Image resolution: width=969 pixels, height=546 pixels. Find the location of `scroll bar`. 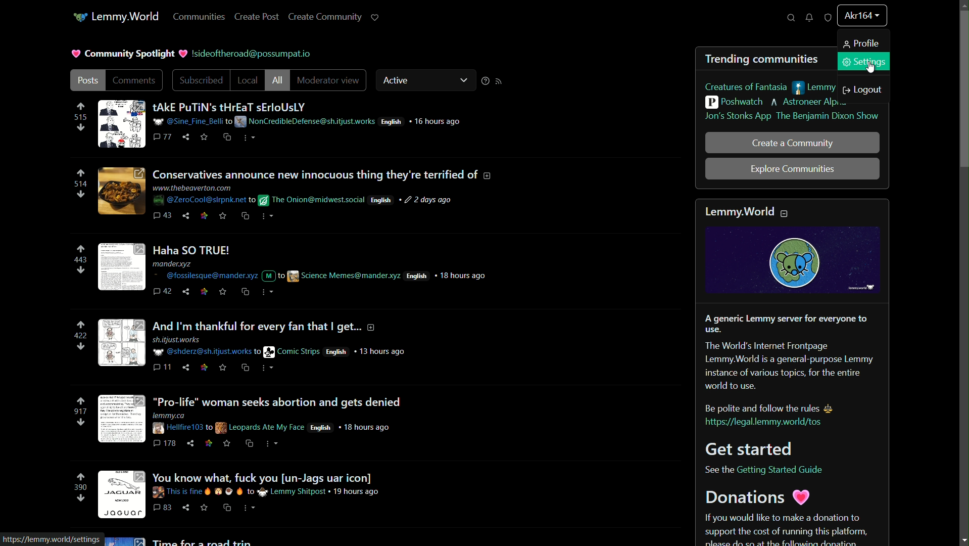

scroll bar is located at coordinates (963, 89).